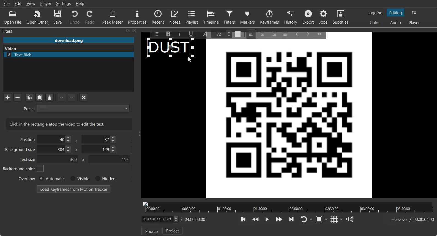  Describe the element at coordinates (18, 3) in the screenshot. I see `Edit` at that location.